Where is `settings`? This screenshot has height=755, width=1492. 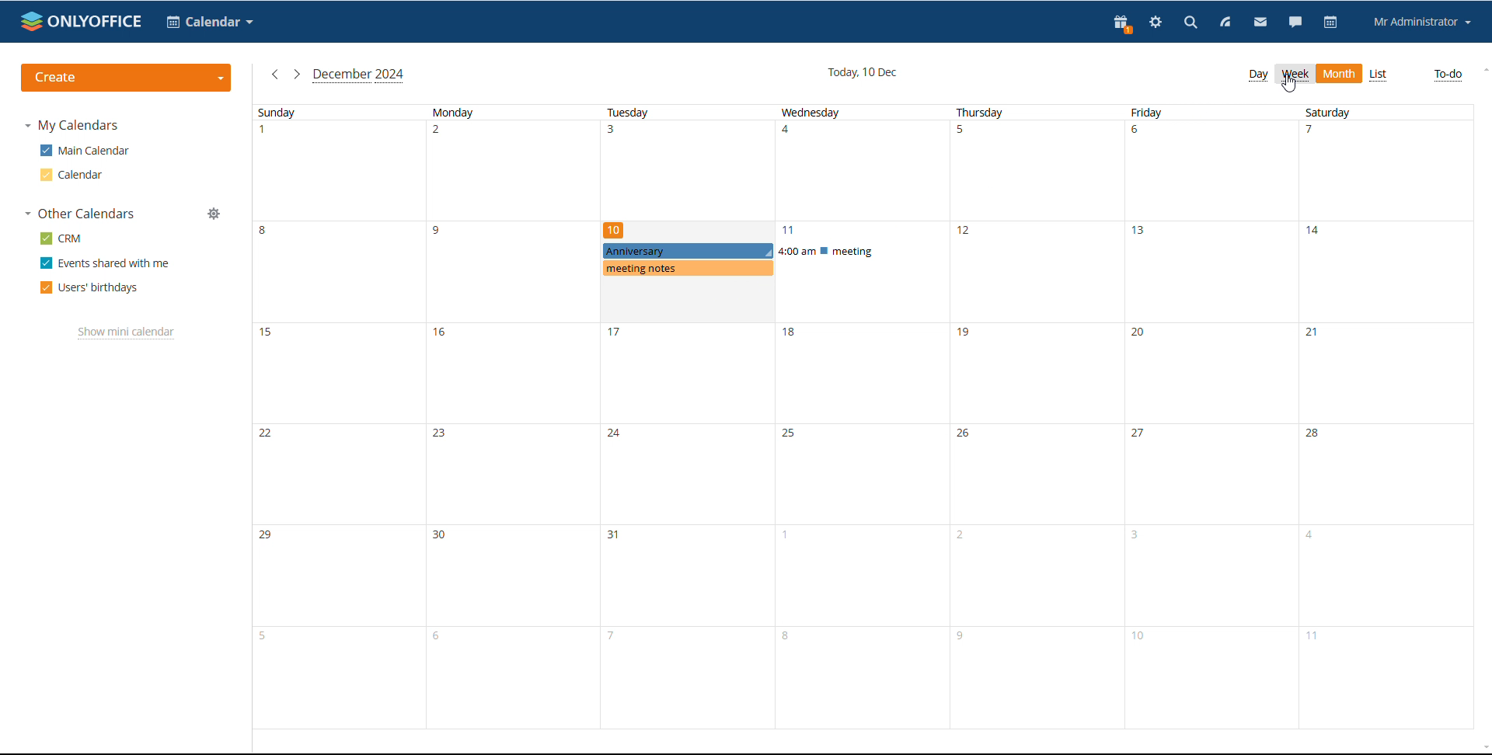
settings is located at coordinates (1156, 22).